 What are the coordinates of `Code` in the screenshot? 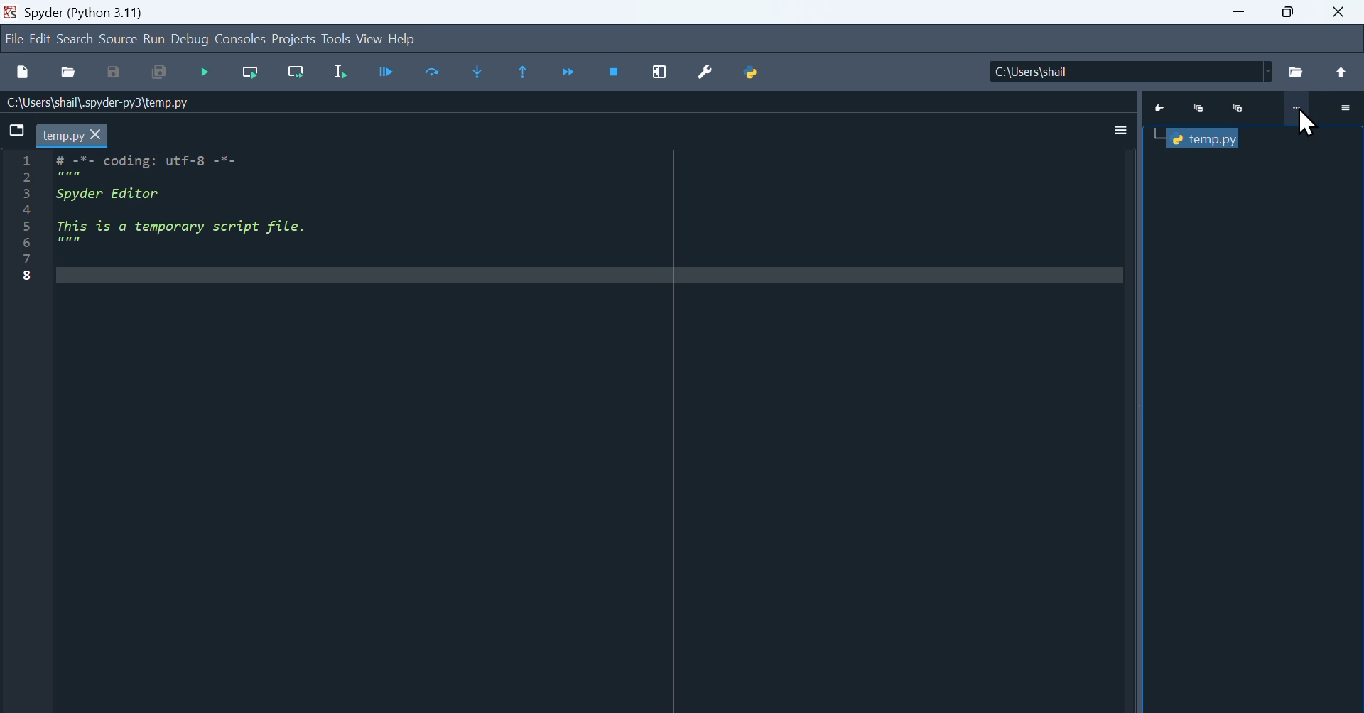 It's located at (203, 202).